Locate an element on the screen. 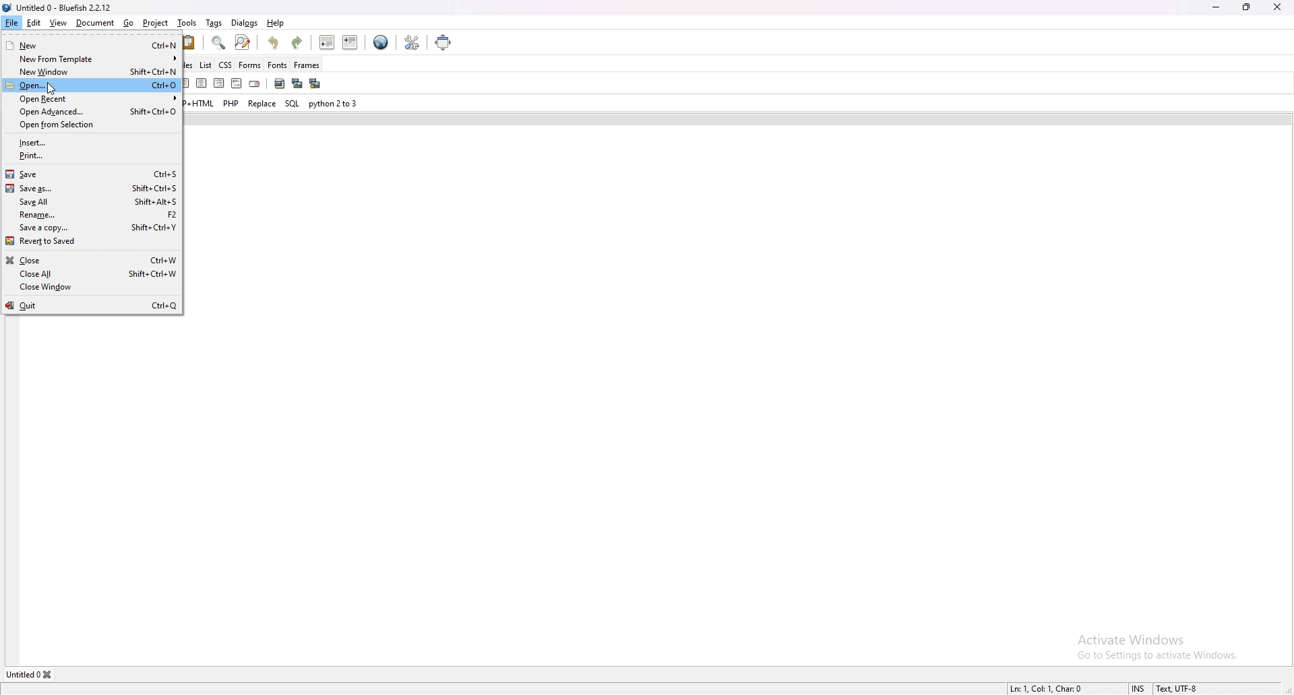 The height and width of the screenshot is (695, 1294). Ctr+Q | is located at coordinates (165, 305).